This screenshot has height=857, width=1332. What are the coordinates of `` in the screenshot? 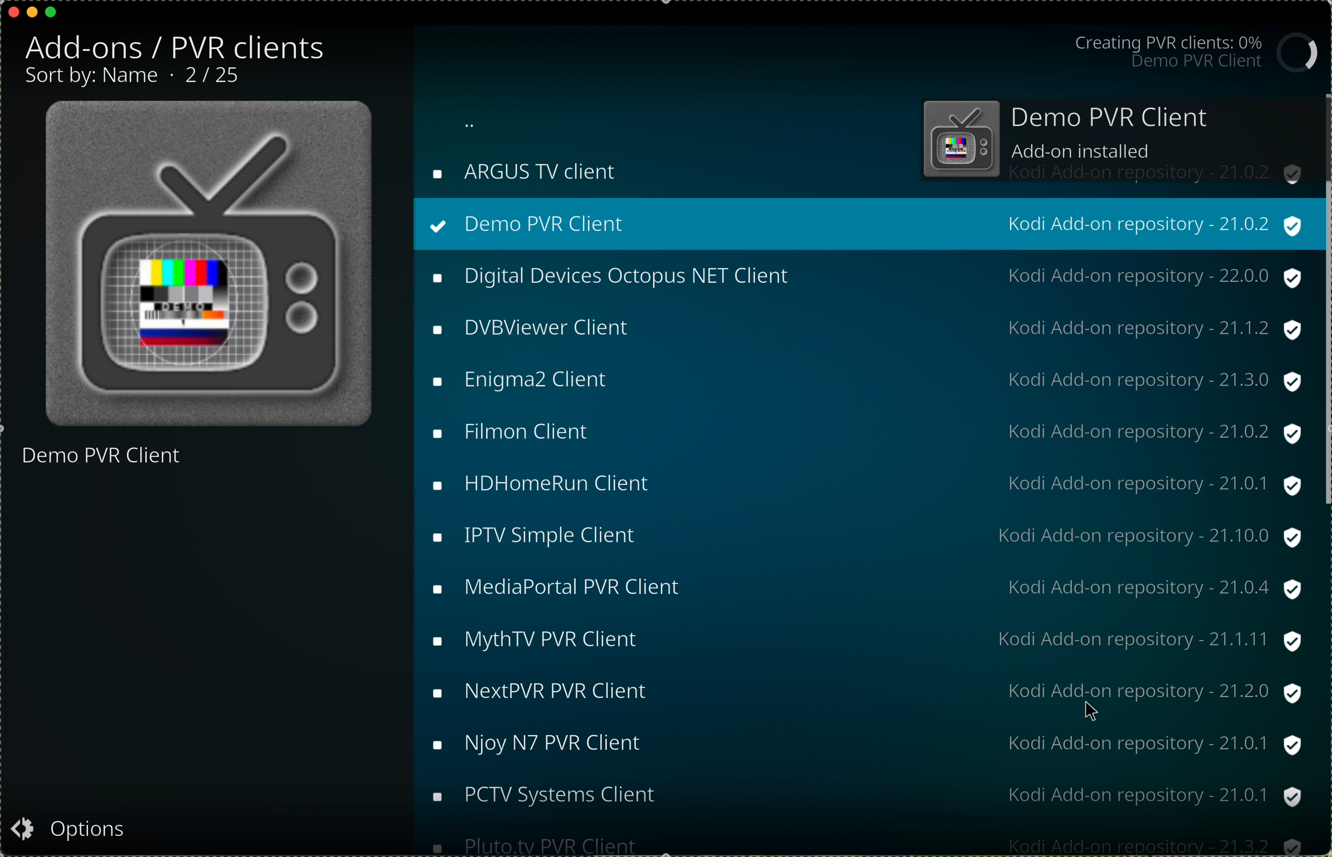 It's located at (860, 841).